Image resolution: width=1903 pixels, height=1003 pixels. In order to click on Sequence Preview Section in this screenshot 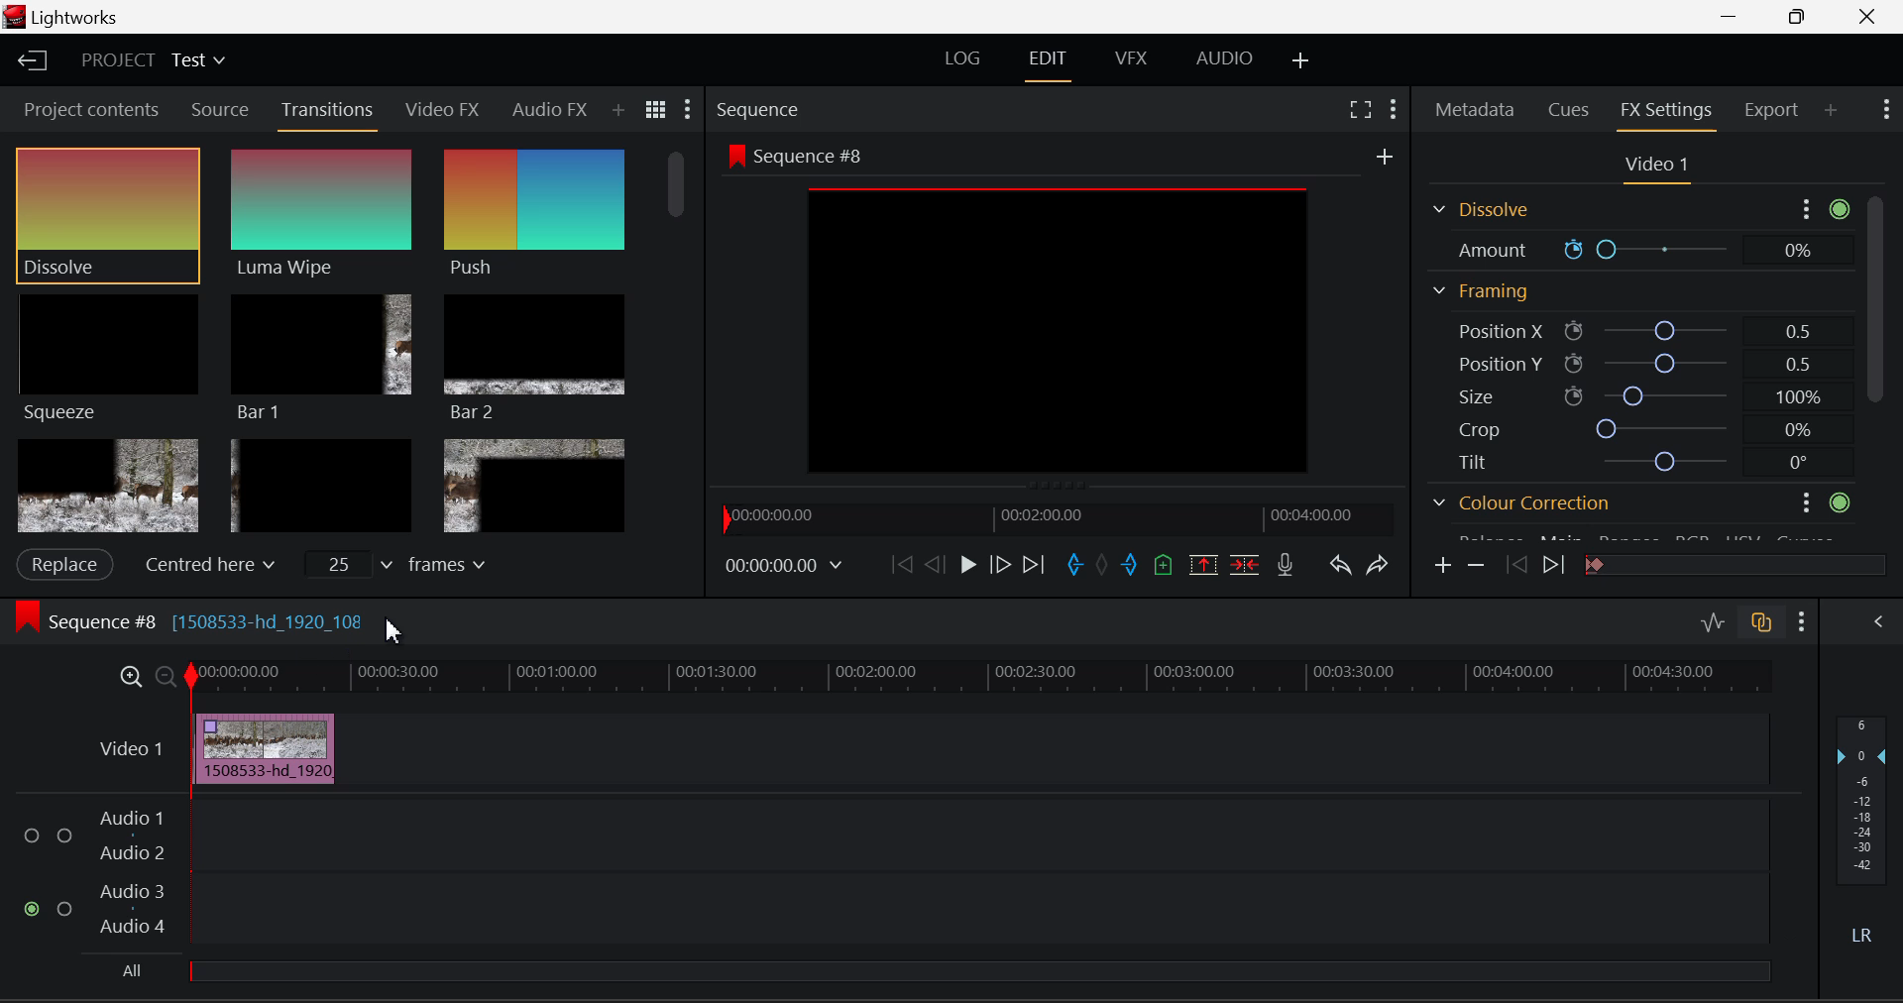, I will do `click(762, 111)`.